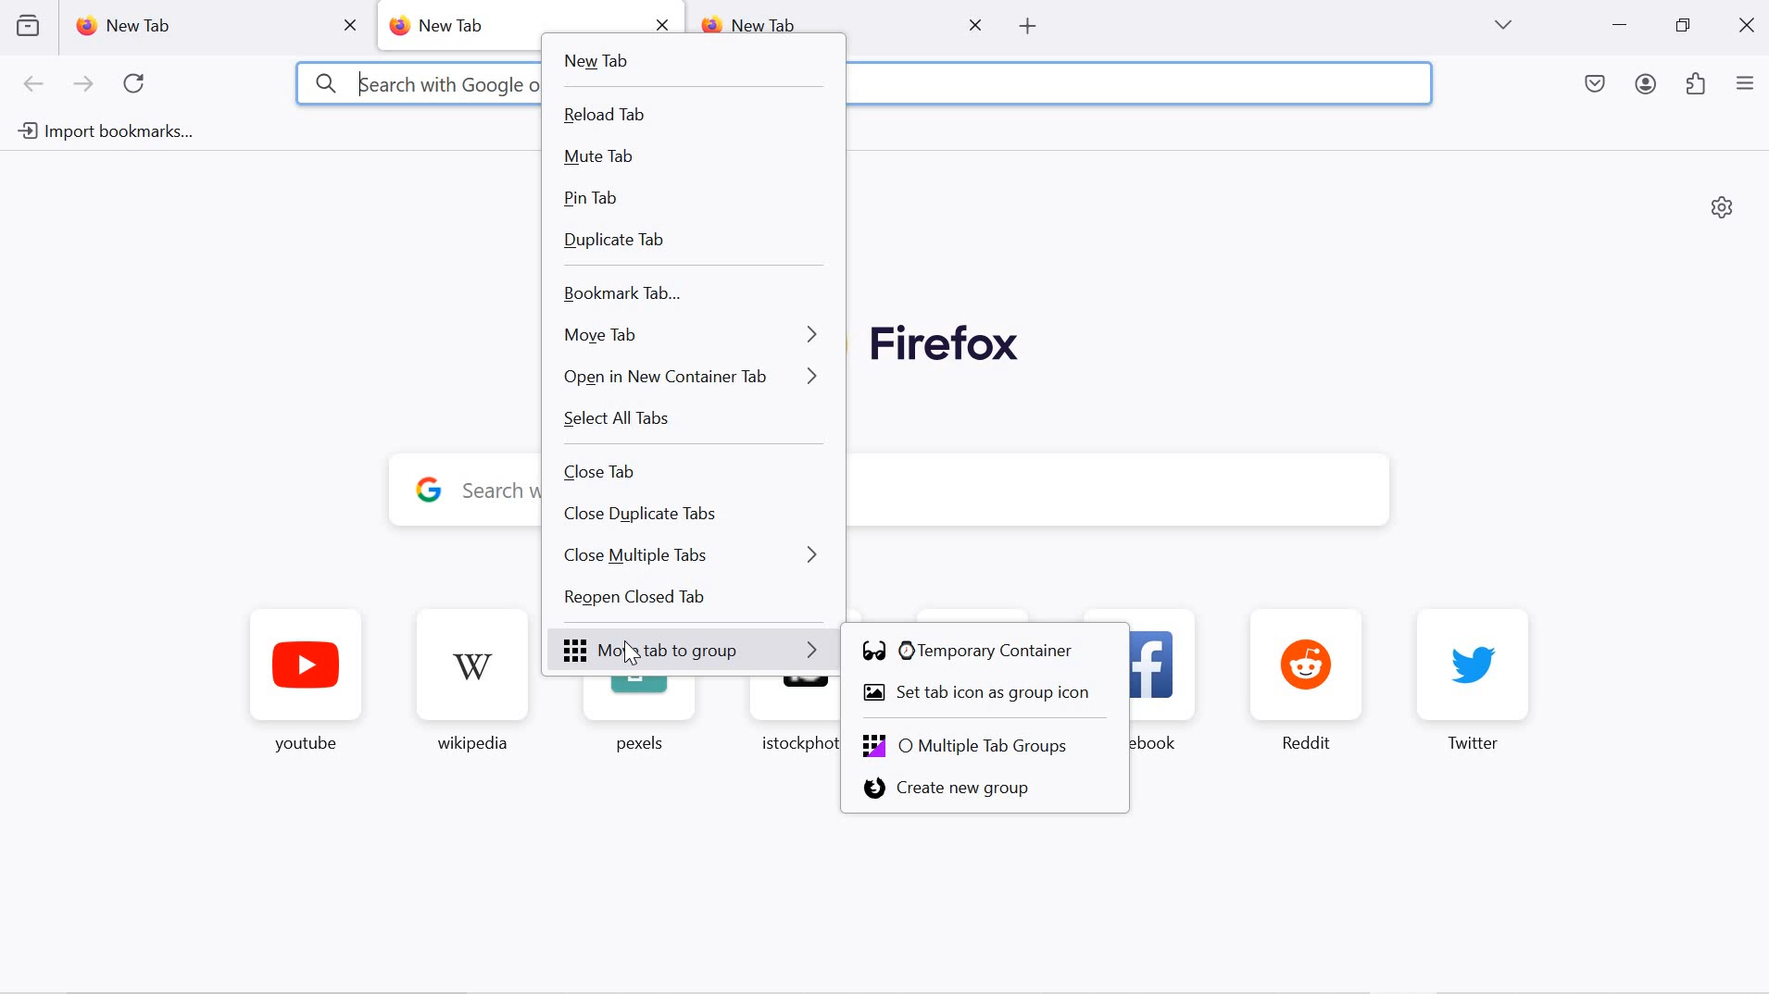 The height and width of the screenshot is (994, 1769). Describe the element at coordinates (1620, 27) in the screenshot. I see `minimize` at that location.